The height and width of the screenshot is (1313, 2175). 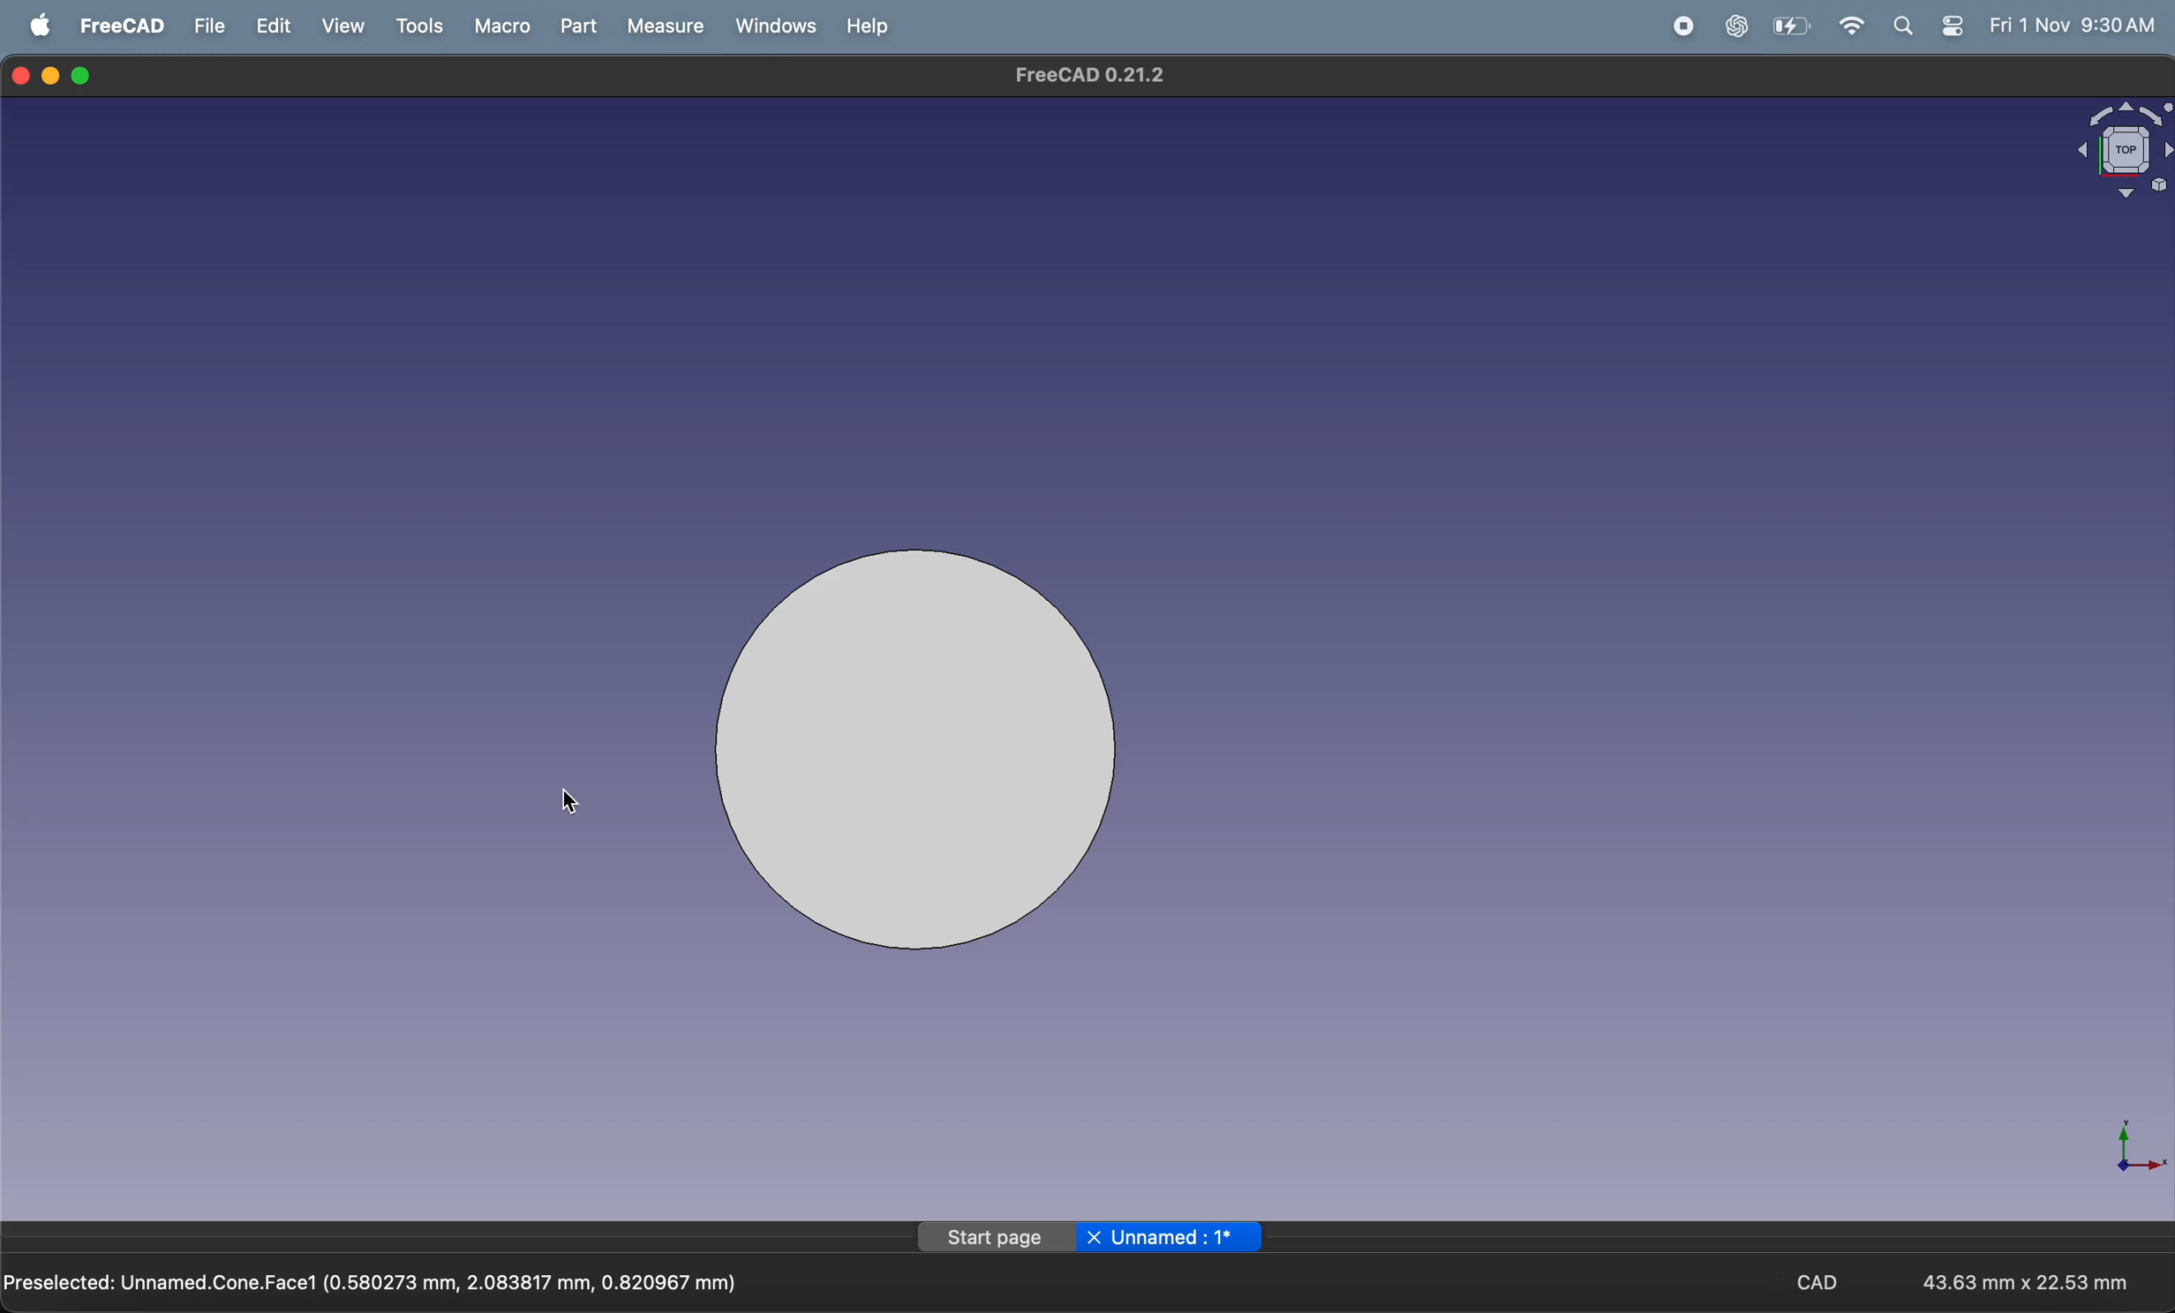 What do you see at coordinates (1734, 26) in the screenshot?
I see `chatgpt` at bounding box center [1734, 26].